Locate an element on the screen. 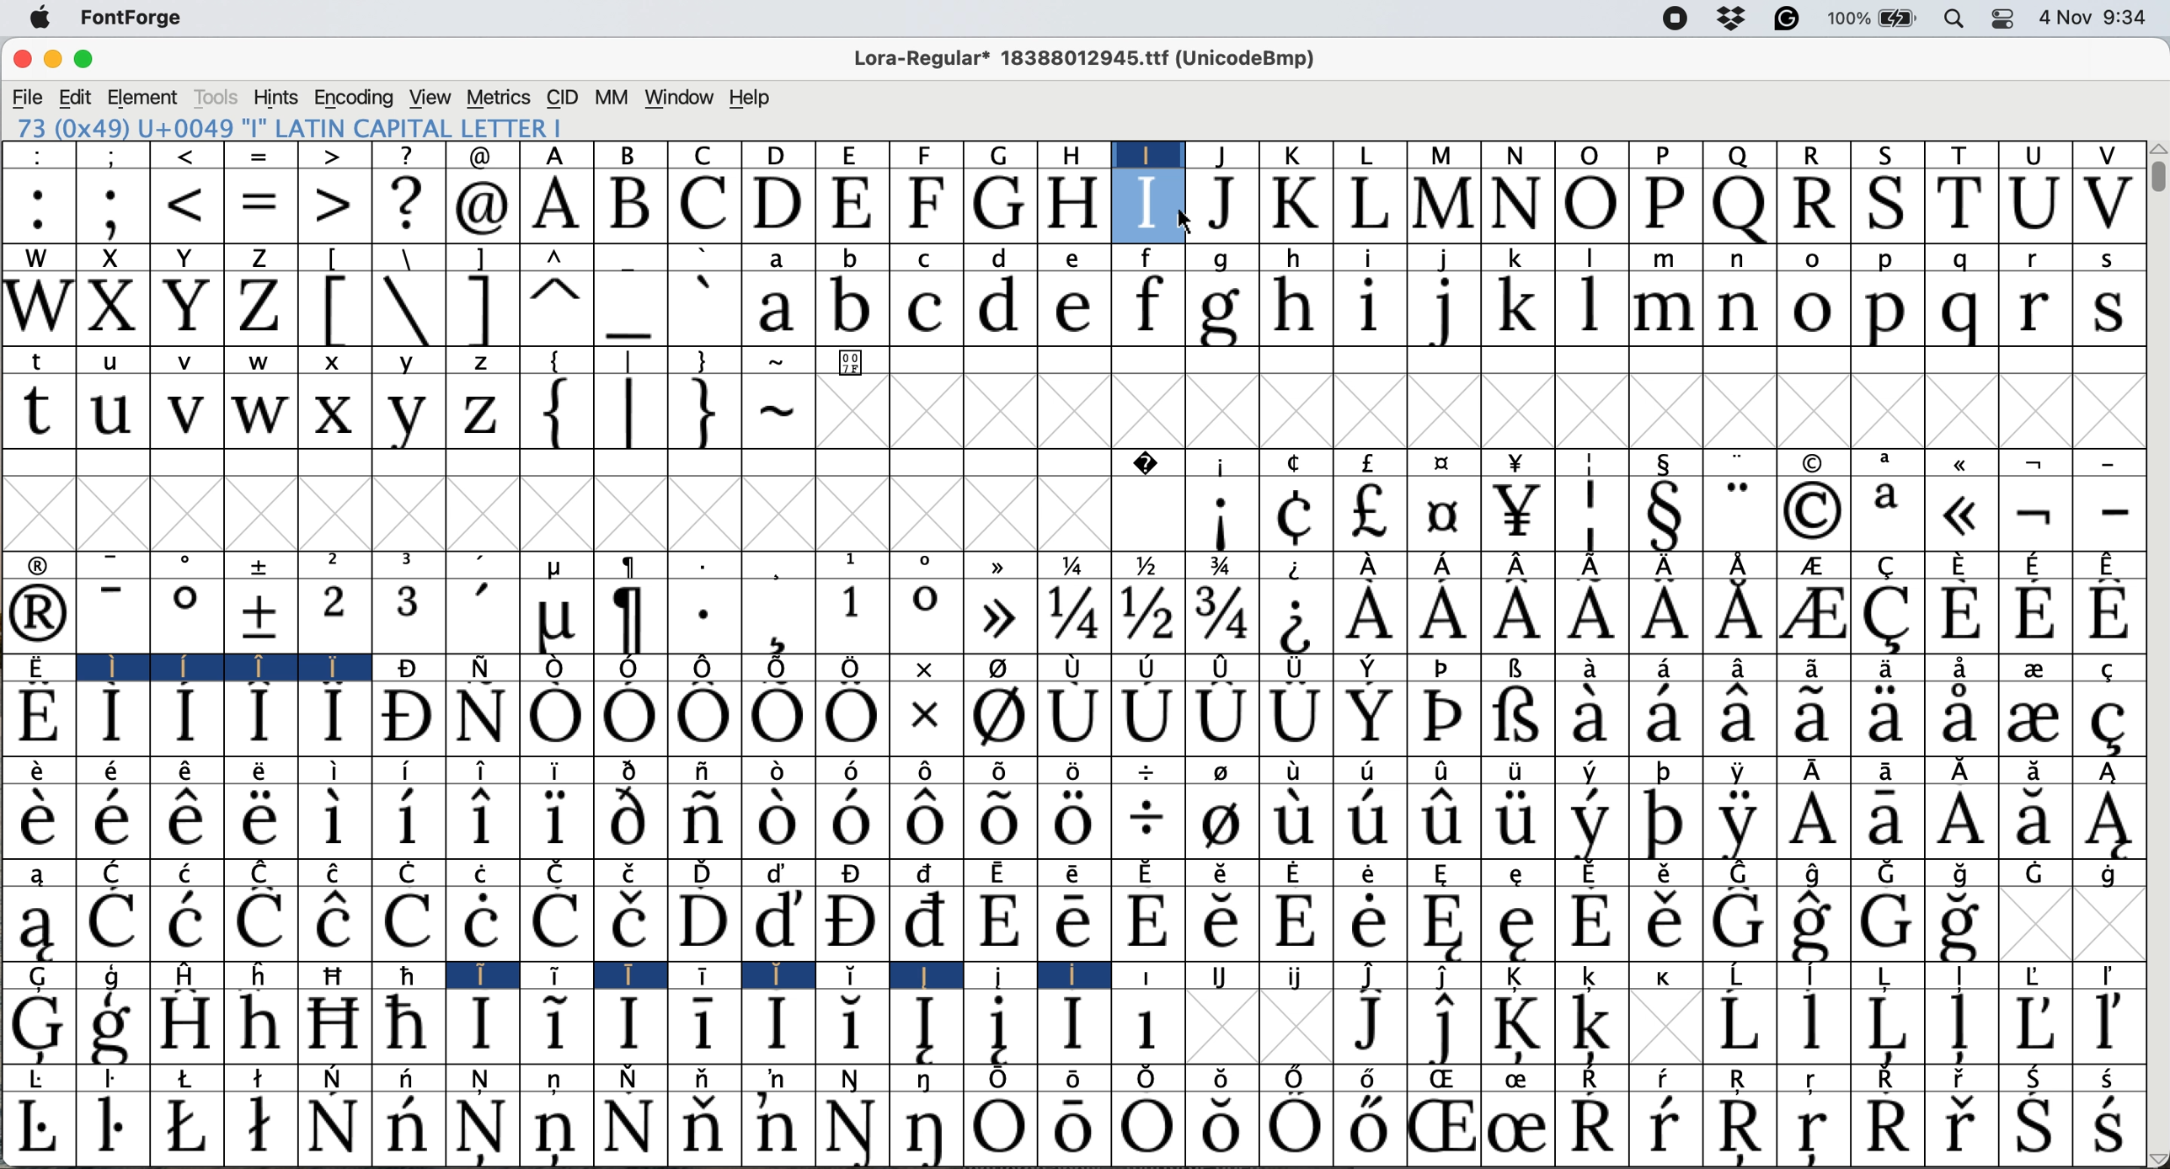 This screenshot has height=1169, width=2170. T is located at coordinates (1962, 204).